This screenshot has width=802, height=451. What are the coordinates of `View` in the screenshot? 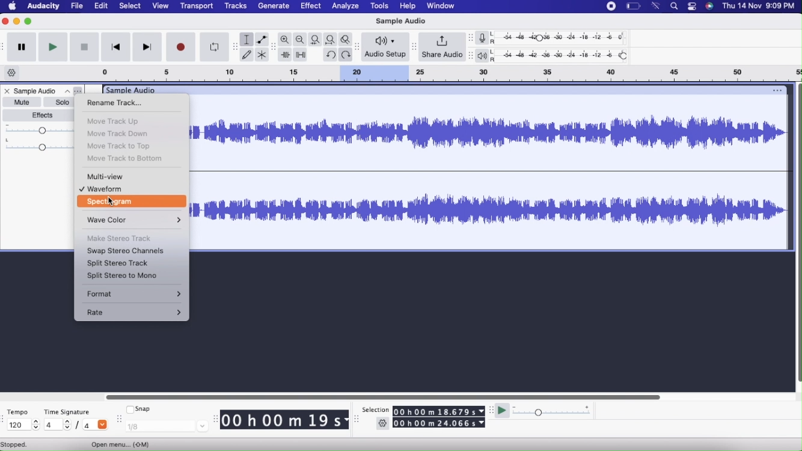 It's located at (161, 6).